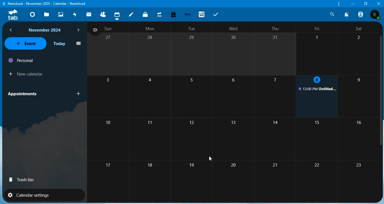 Image resolution: width=384 pixels, height=204 pixels. I want to click on activity, so click(74, 14).